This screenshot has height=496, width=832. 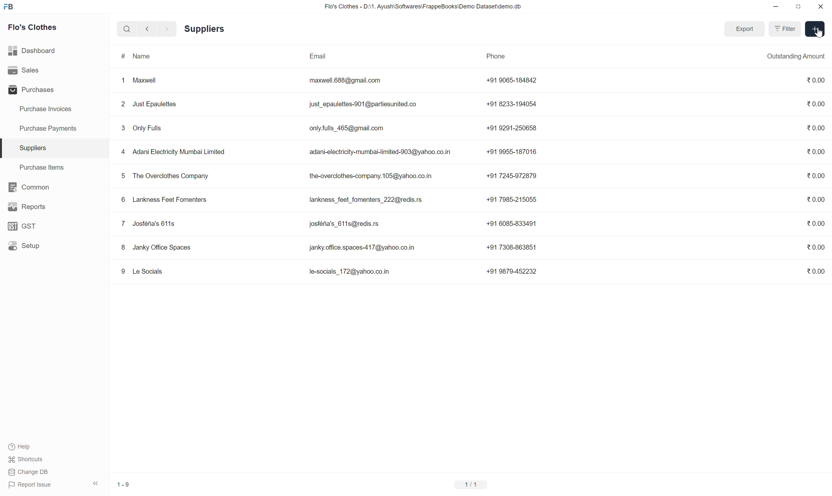 I want to click on 0.00, so click(x=816, y=223).